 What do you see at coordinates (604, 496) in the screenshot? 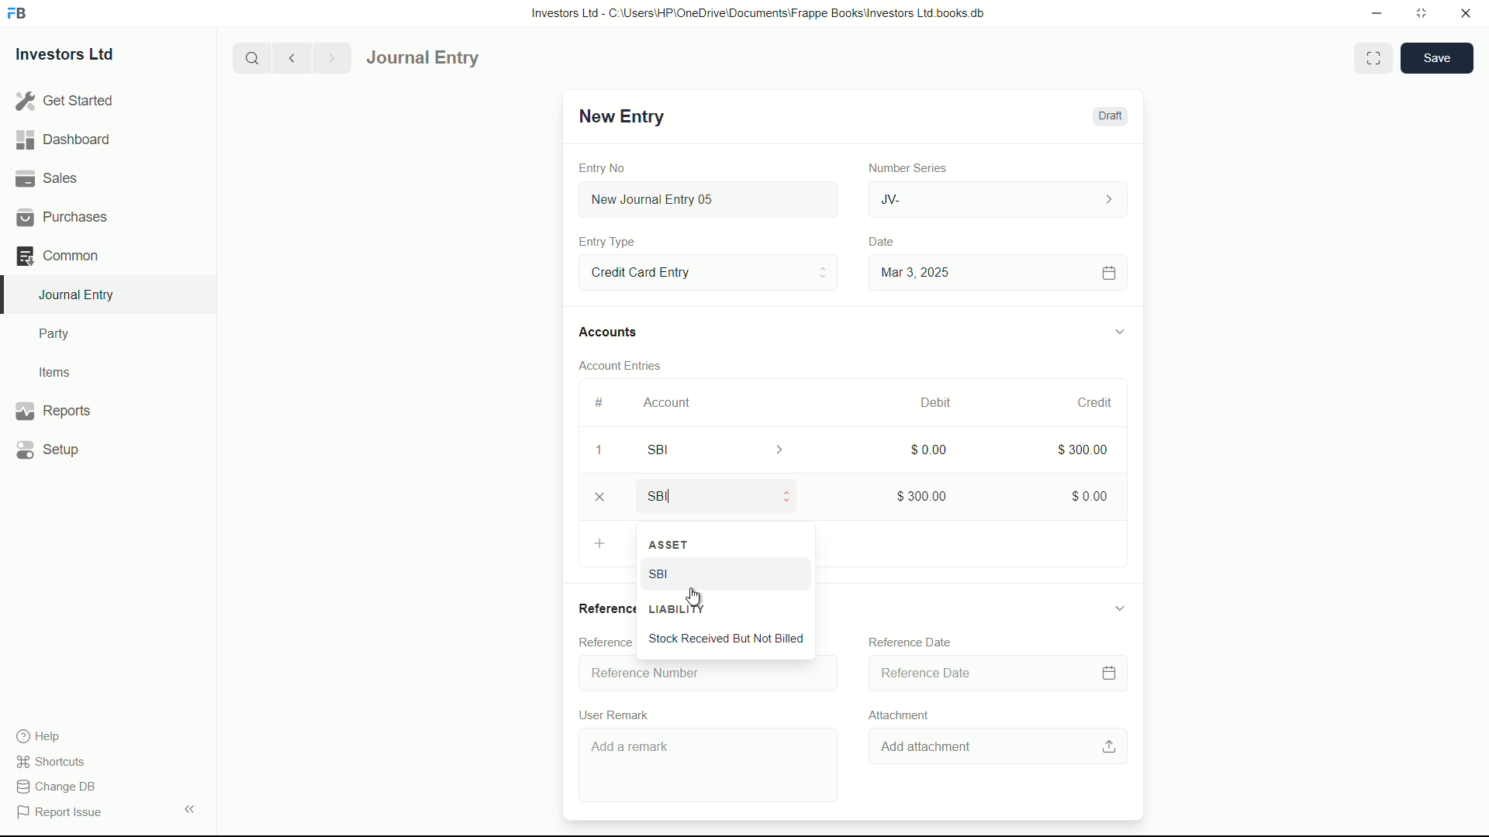
I see `close` at bounding box center [604, 496].